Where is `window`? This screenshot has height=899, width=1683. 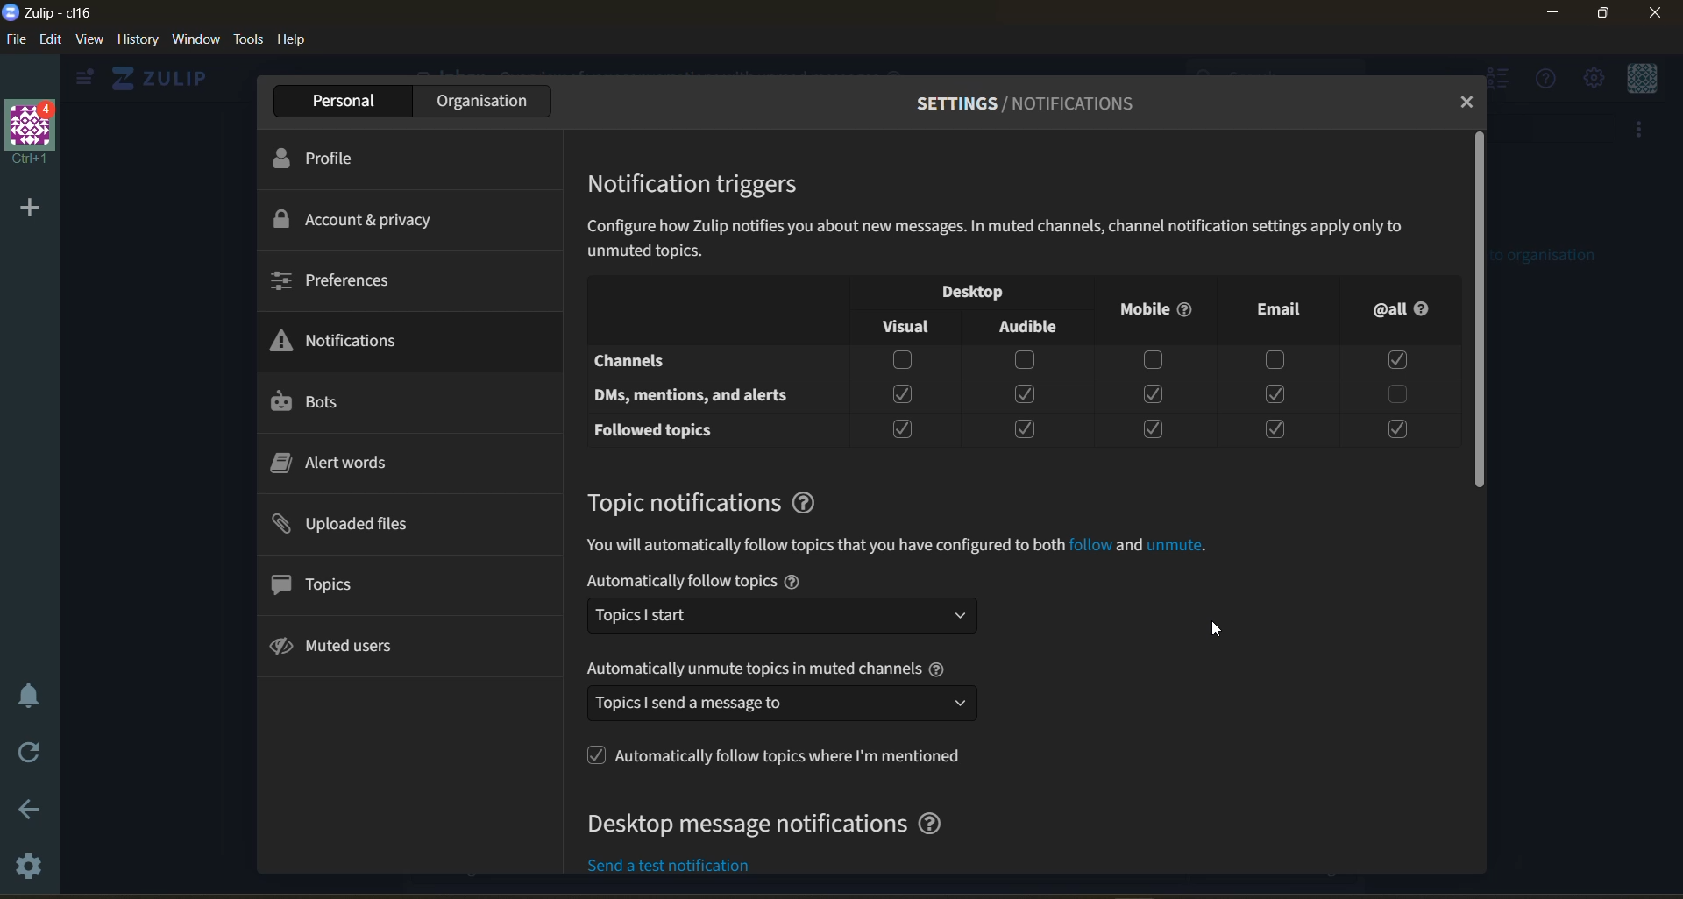 window is located at coordinates (200, 40).